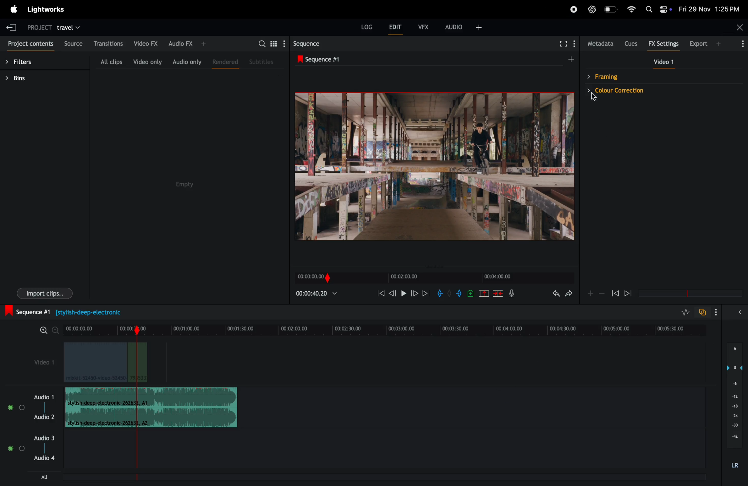 This screenshot has width=748, height=486. I want to click on redo, so click(570, 293).